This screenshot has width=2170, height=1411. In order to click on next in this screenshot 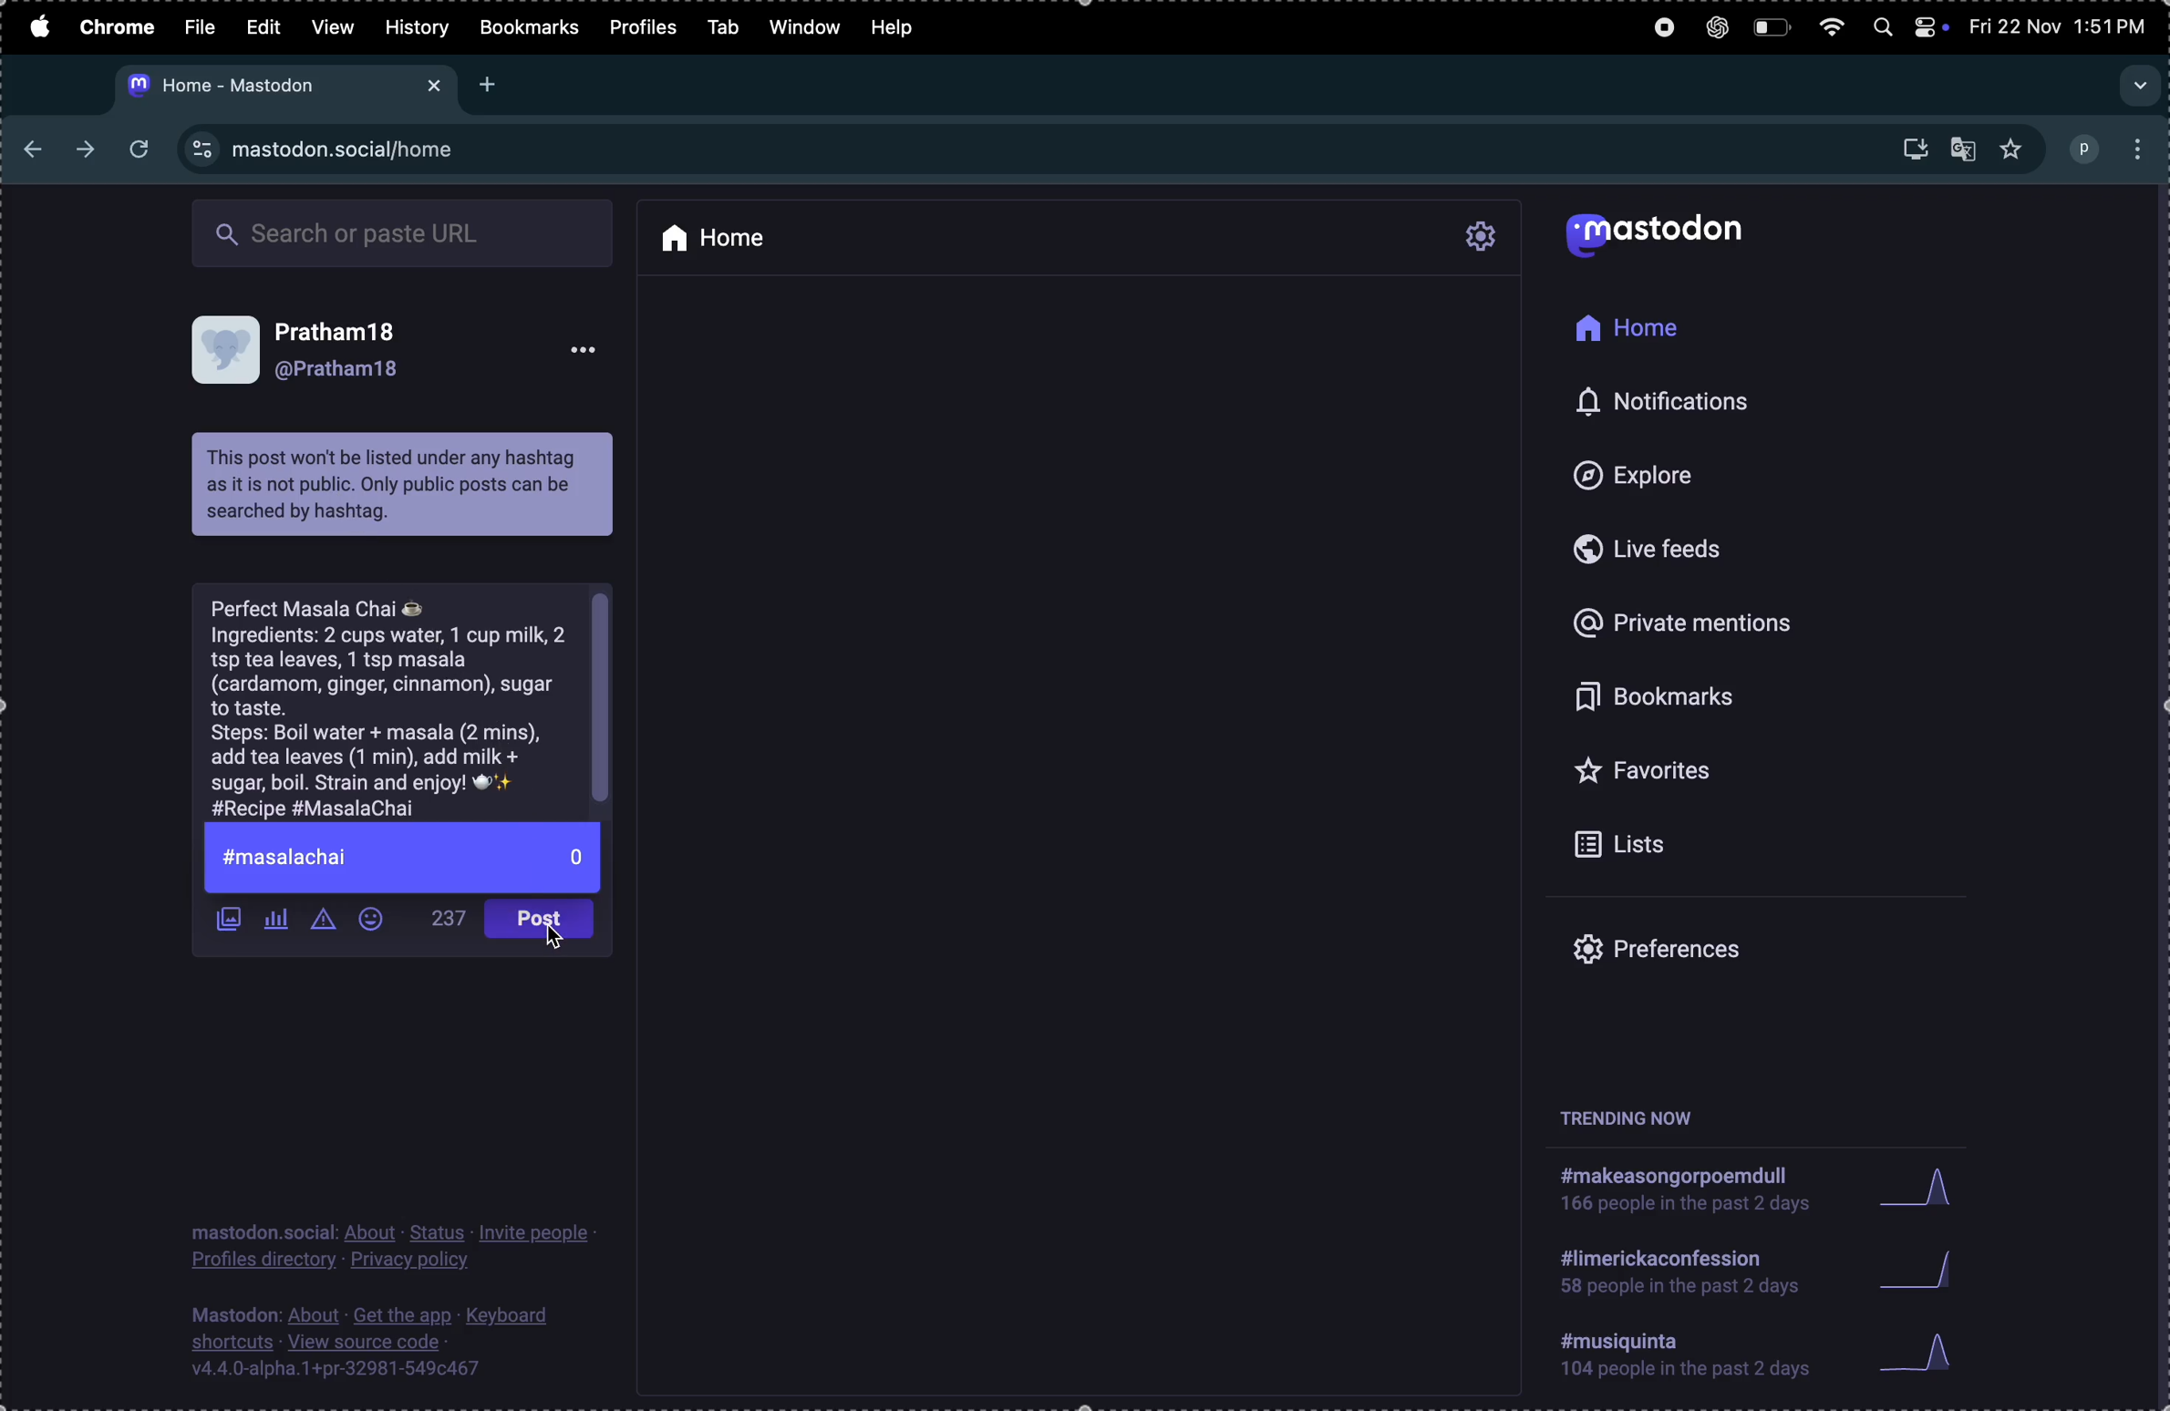, I will do `click(89, 151)`.